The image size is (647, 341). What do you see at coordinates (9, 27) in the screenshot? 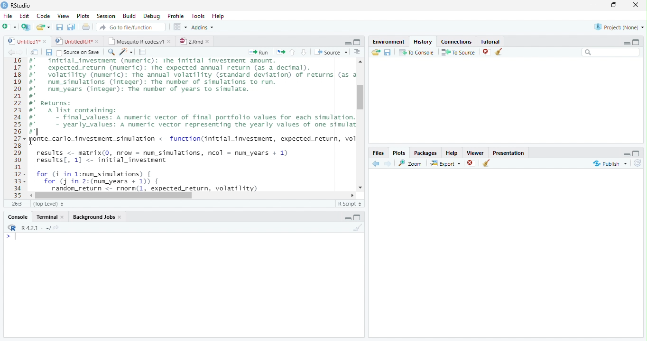
I see `Open new file` at bounding box center [9, 27].